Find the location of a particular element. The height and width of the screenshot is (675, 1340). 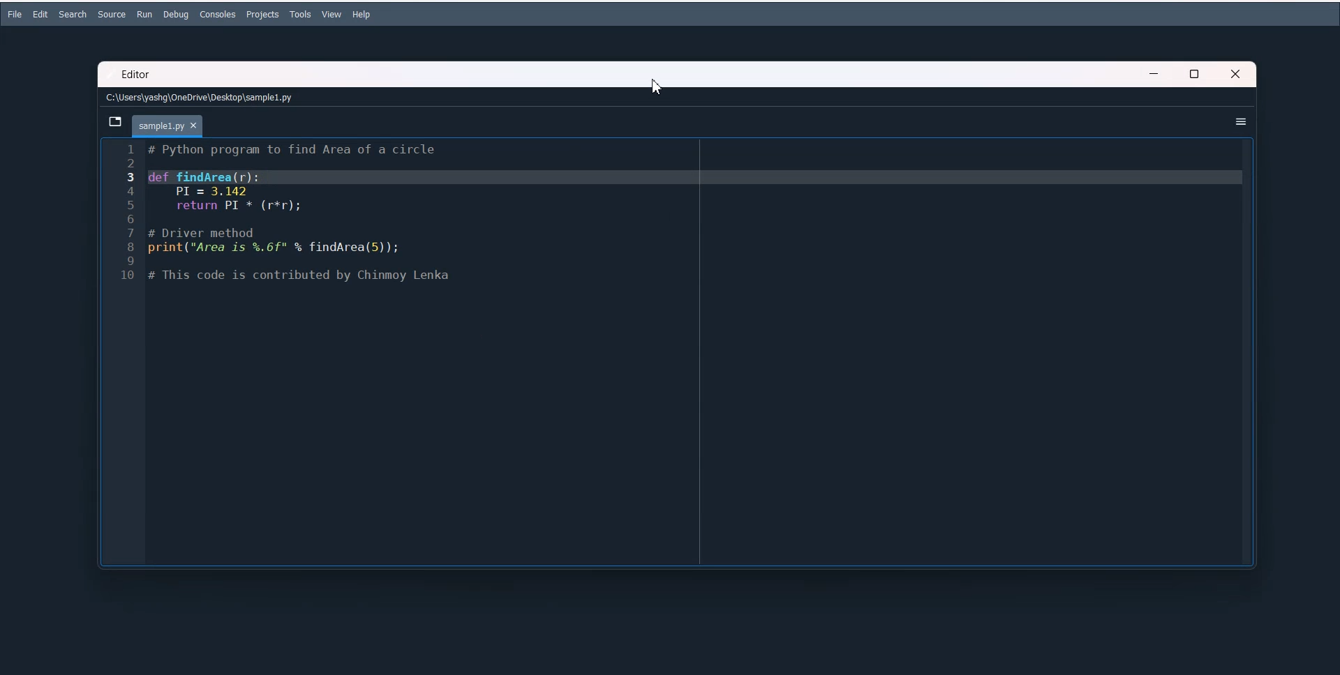

Run is located at coordinates (144, 14).